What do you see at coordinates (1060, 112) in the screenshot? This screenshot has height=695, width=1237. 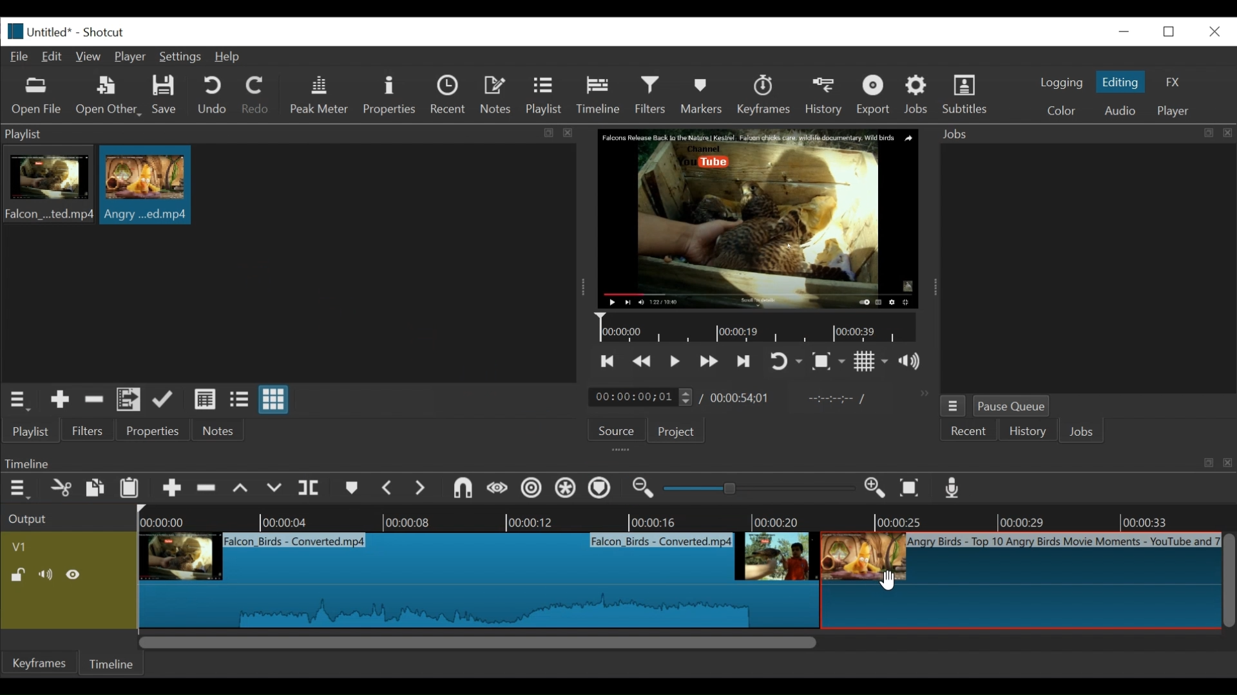 I see `color` at bounding box center [1060, 112].